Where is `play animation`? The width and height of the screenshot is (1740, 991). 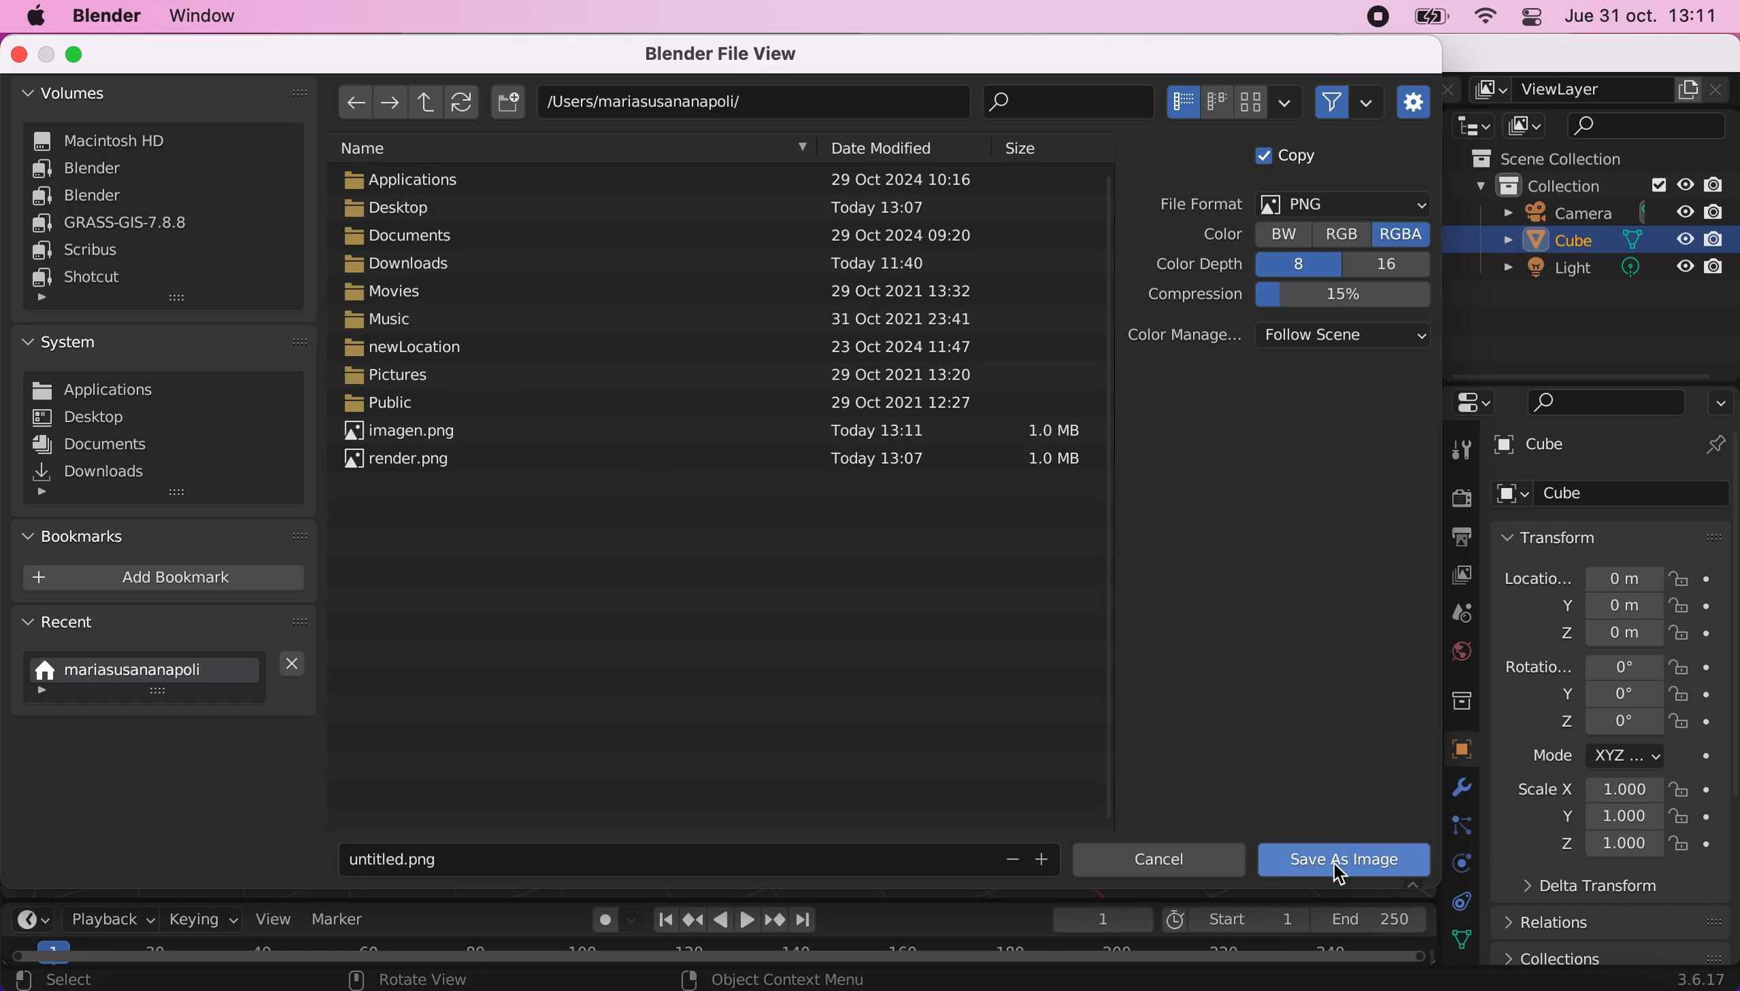
play animation is located at coordinates (720, 919).